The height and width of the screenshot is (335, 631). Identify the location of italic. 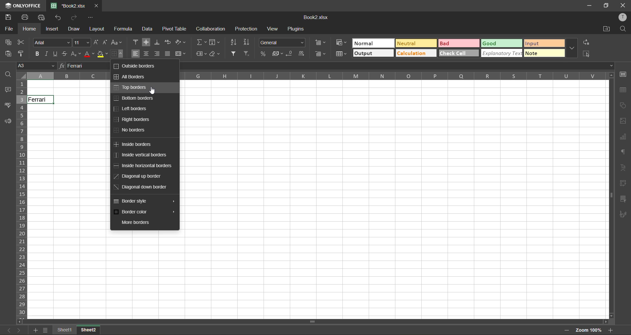
(47, 52).